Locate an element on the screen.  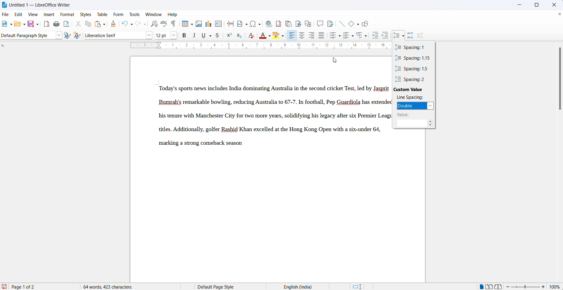
decrease paragraph spacing is located at coordinates (421, 35).